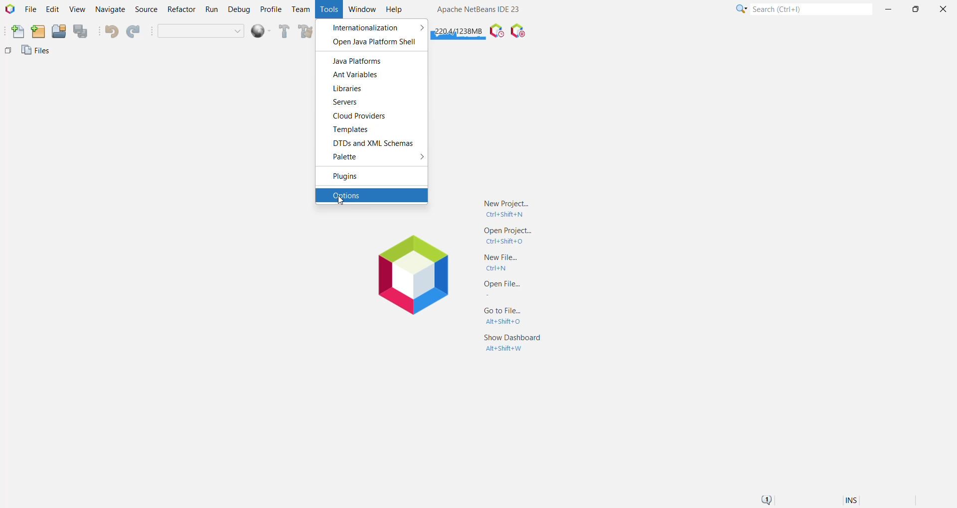 The height and width of the screenshot is (508, 957). Describe the element at coordinates (459, 30) in the screenshot. I see `Click to force garbage collection` at that location.